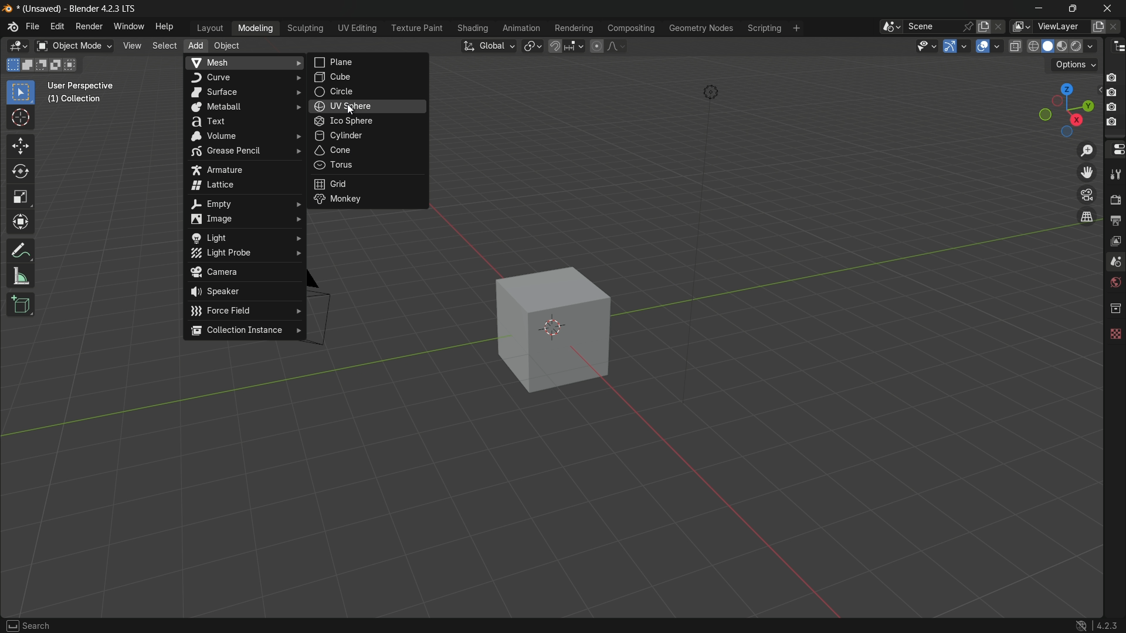  What do you see at coordinates (246, 185) in the screenshot?
I see `lattice` at bounding box center [246, 185].